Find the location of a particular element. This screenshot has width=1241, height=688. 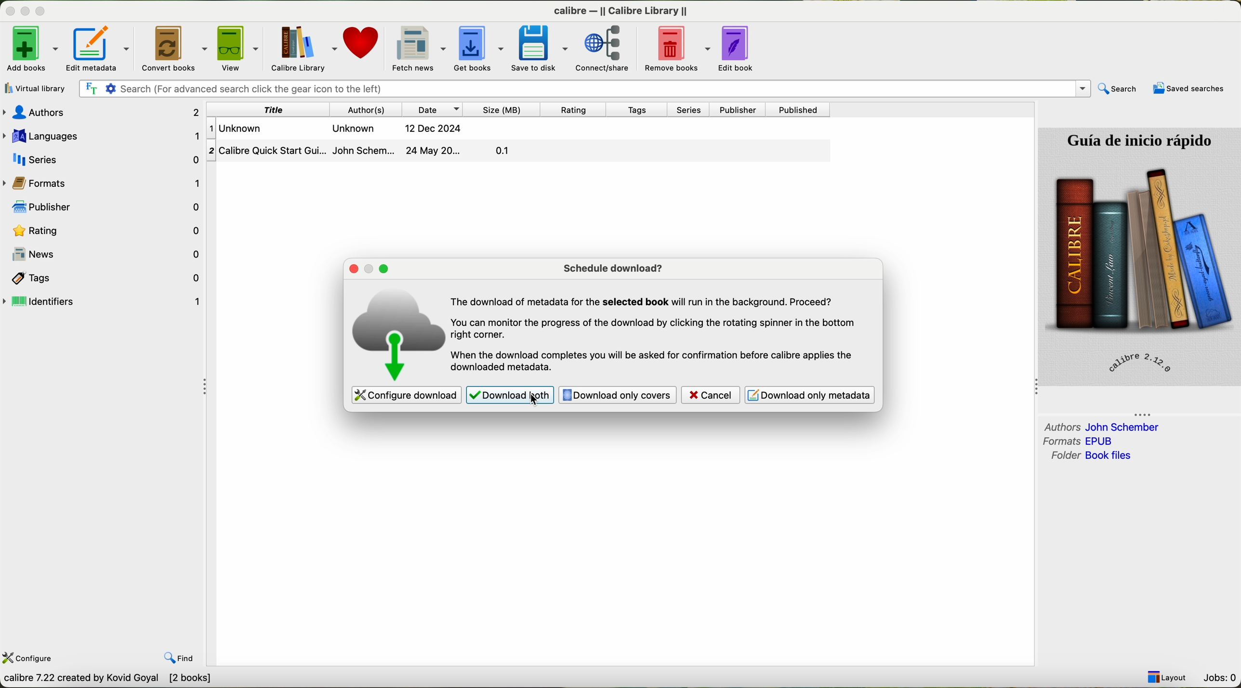

authors is located at coordinates (1101, 426).